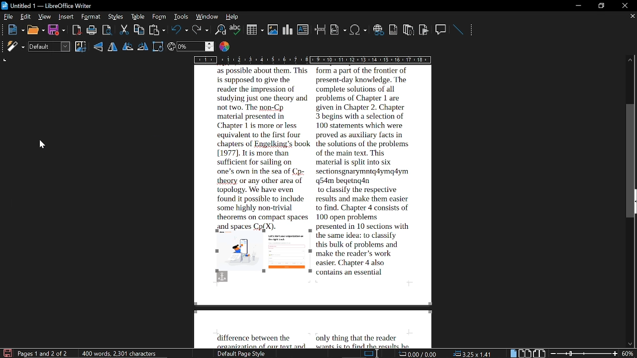 The image size is (637, 358). What do you see at coordinates (235, 30) in the screenshot?
I see `spell check` at bounding box center [235, 30].